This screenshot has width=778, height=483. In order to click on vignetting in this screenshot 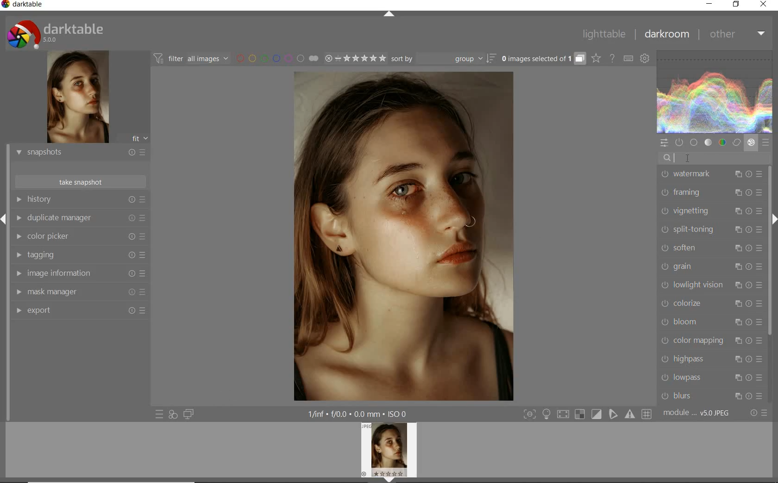, I will do `click(710, 211)`.